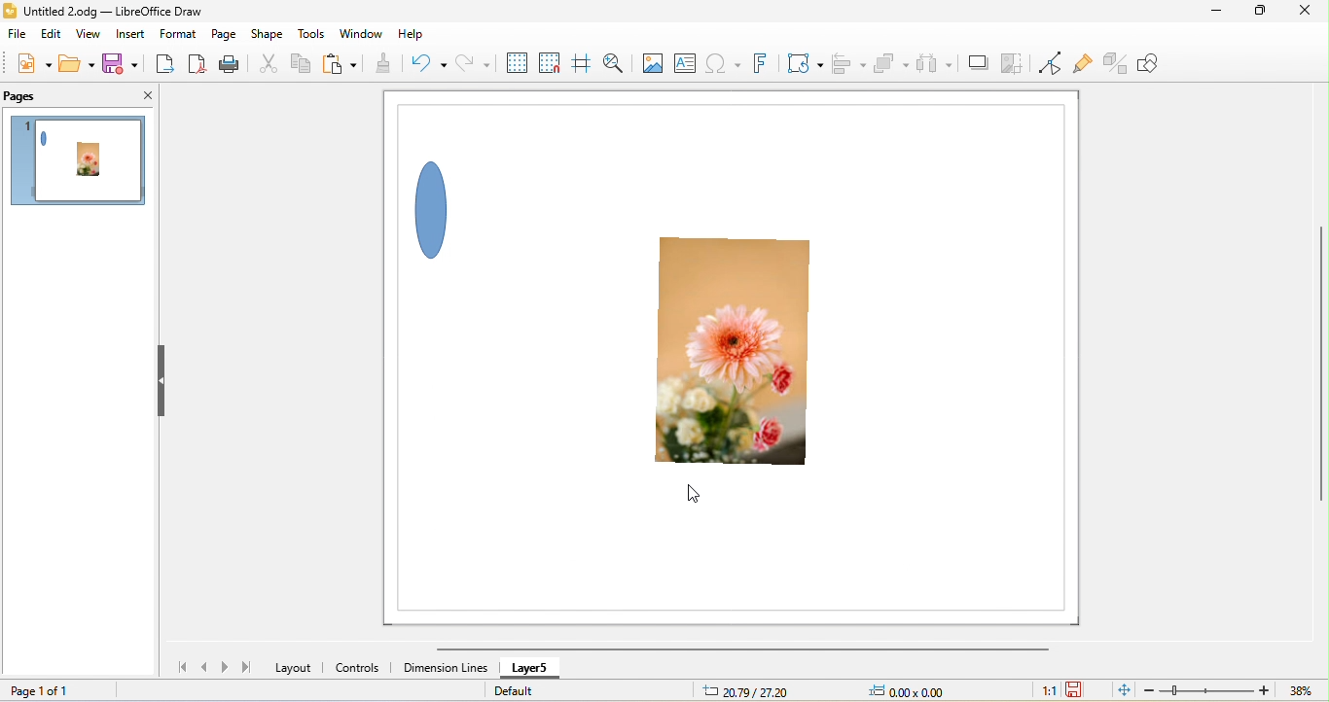 The image size is (1329, 702). What do you see at coordinates (746, 690) in the screenshot?
I see `10.98/38.41` at bounding box center [746, 690].